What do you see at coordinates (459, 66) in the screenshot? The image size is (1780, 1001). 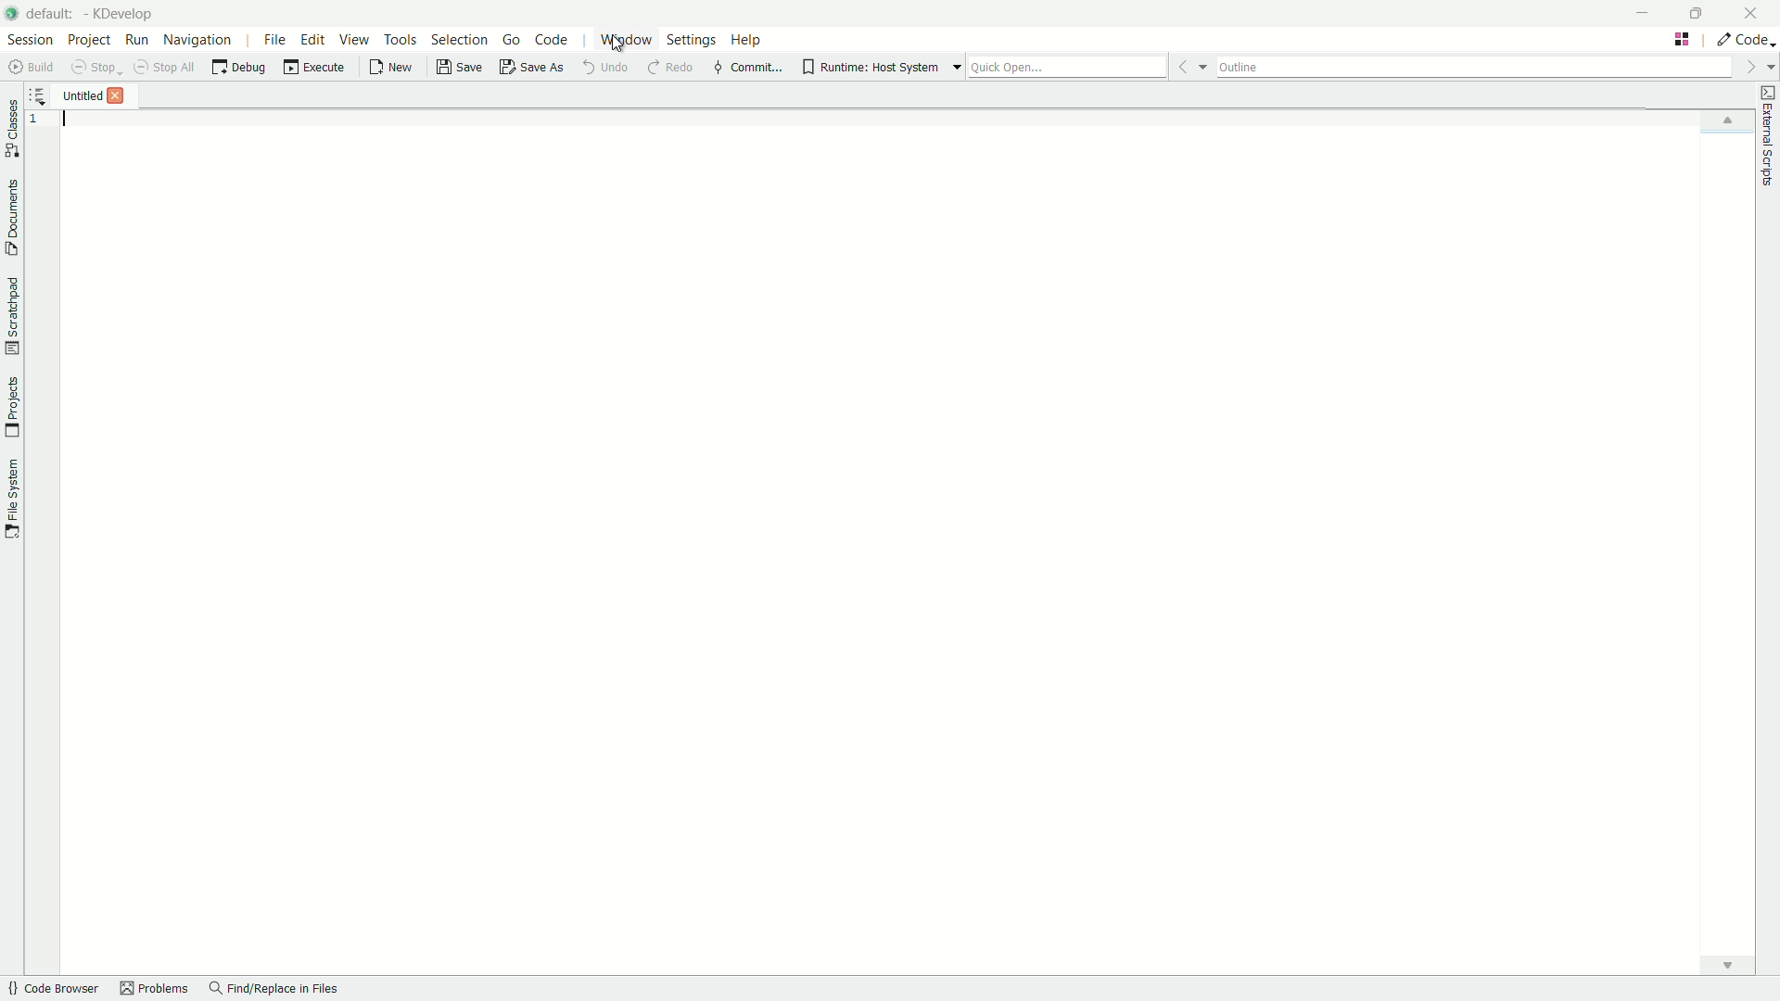 I see `save` at bounding box center [459, 66].